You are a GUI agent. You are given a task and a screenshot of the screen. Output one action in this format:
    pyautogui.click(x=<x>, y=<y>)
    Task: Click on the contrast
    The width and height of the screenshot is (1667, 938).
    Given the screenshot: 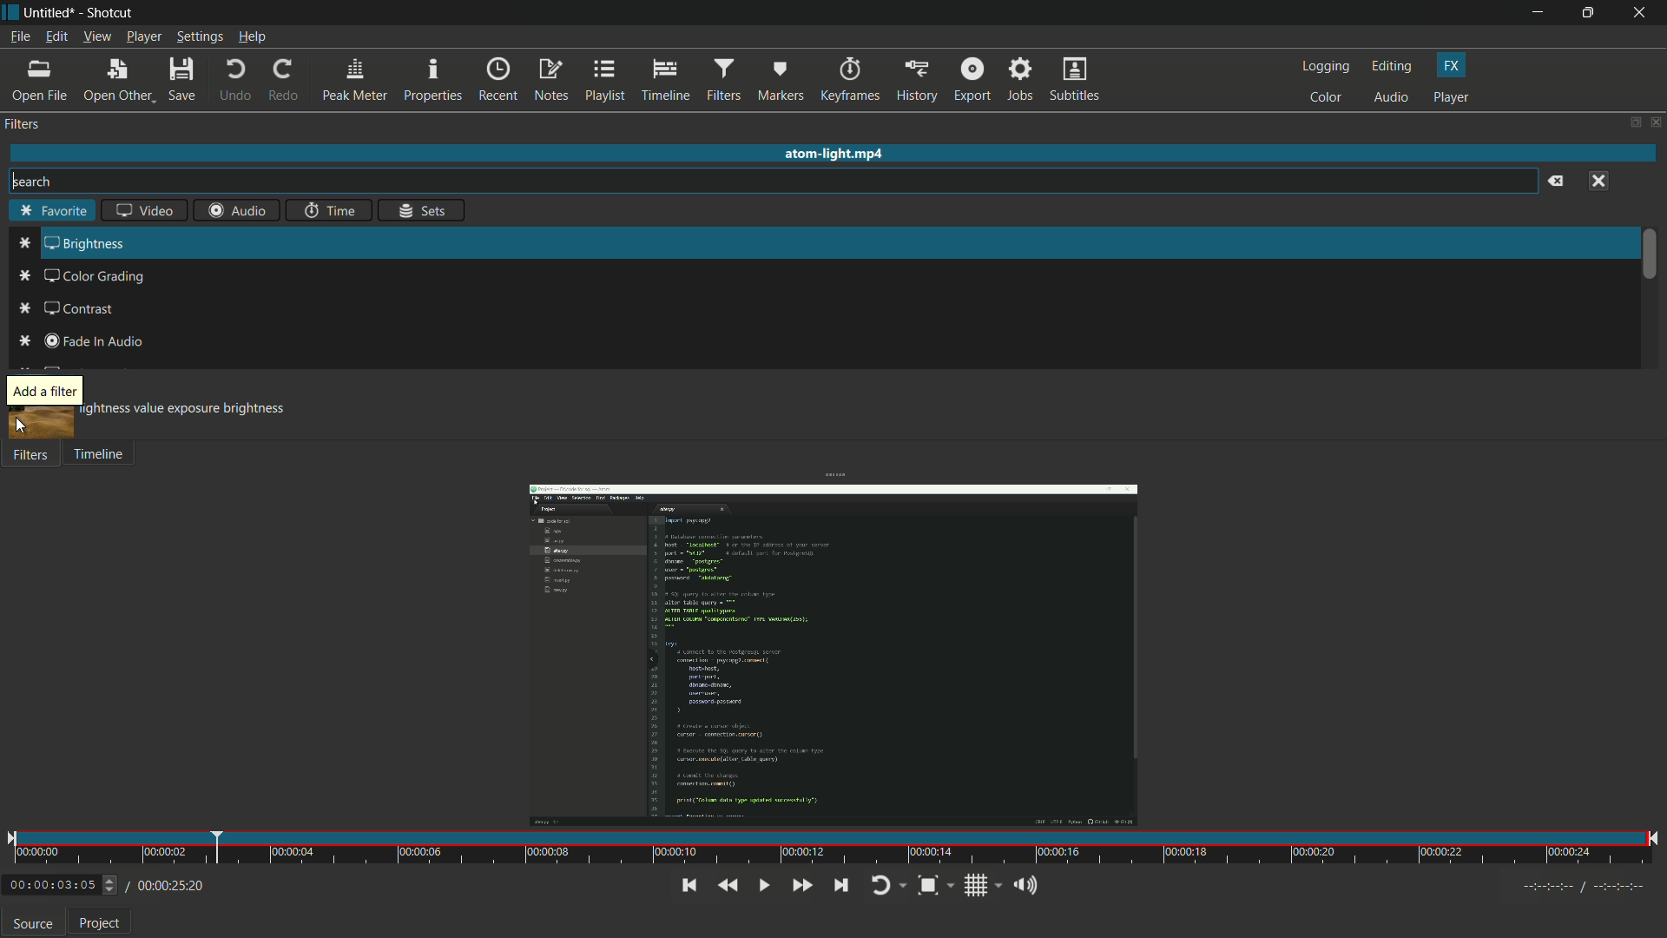 What is the action you would take?
    pyautogui.click(x=80, y=309)
    